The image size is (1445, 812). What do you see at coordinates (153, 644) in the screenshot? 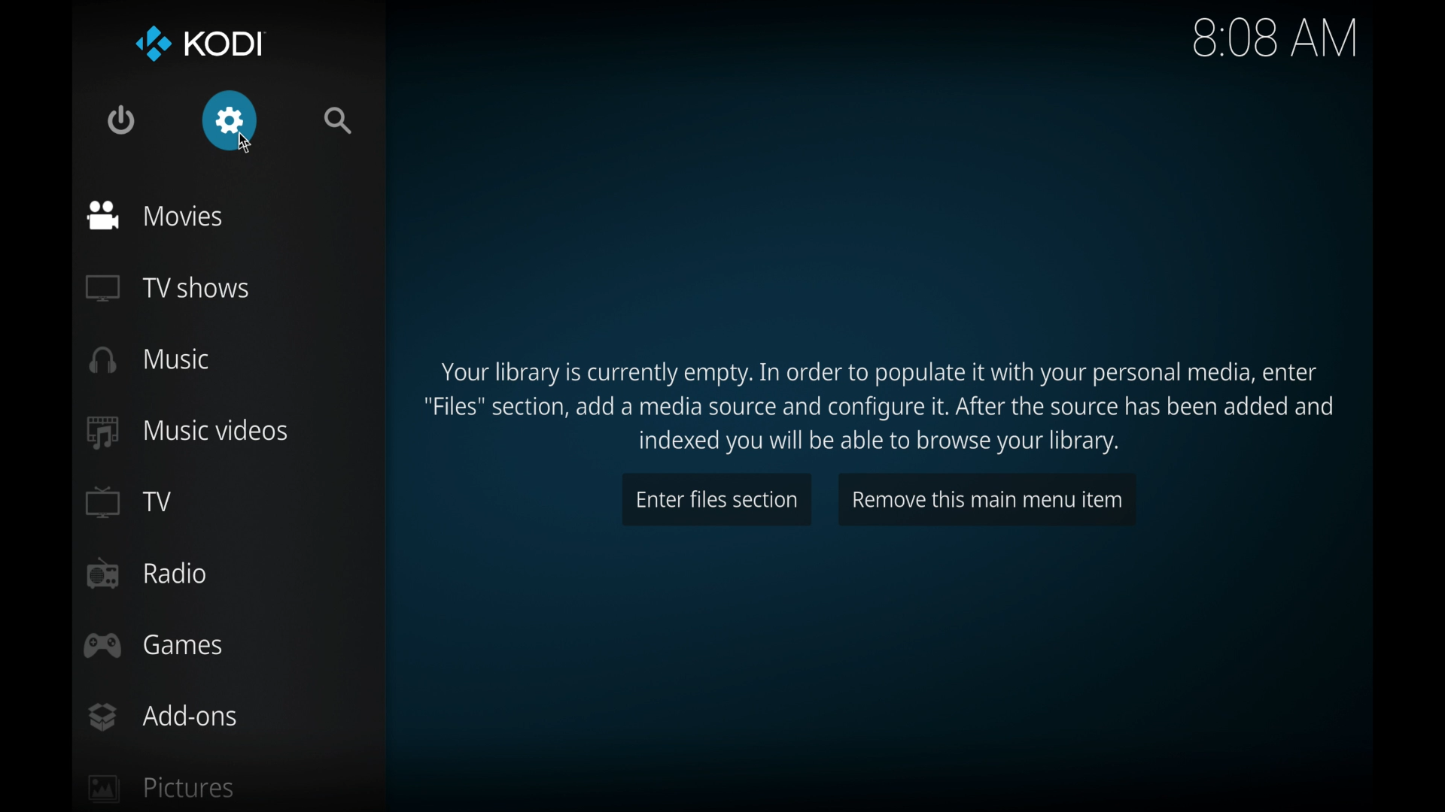
I see `games` at bounding box center [153, 644].